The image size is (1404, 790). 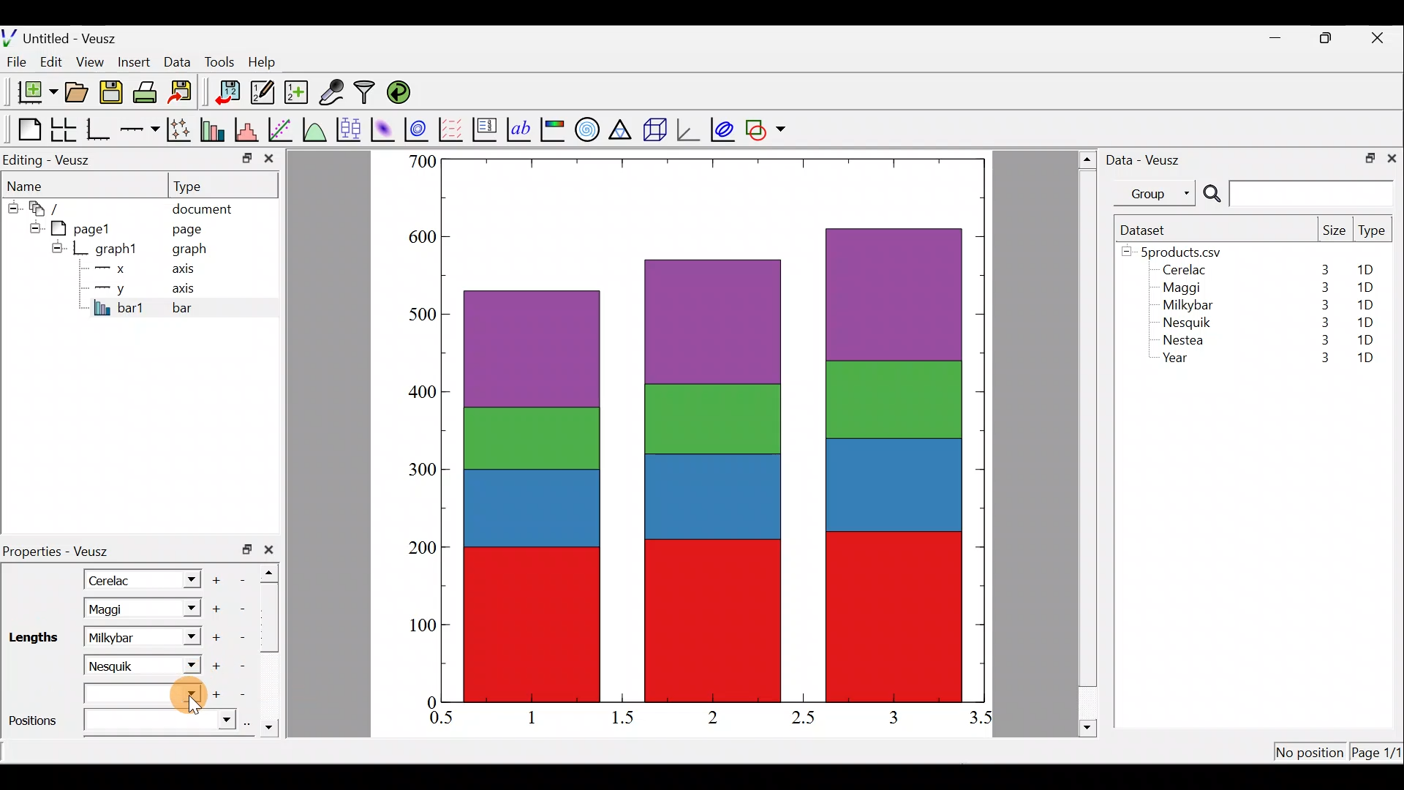 I want to click on 400, so click(x=424, y=393).